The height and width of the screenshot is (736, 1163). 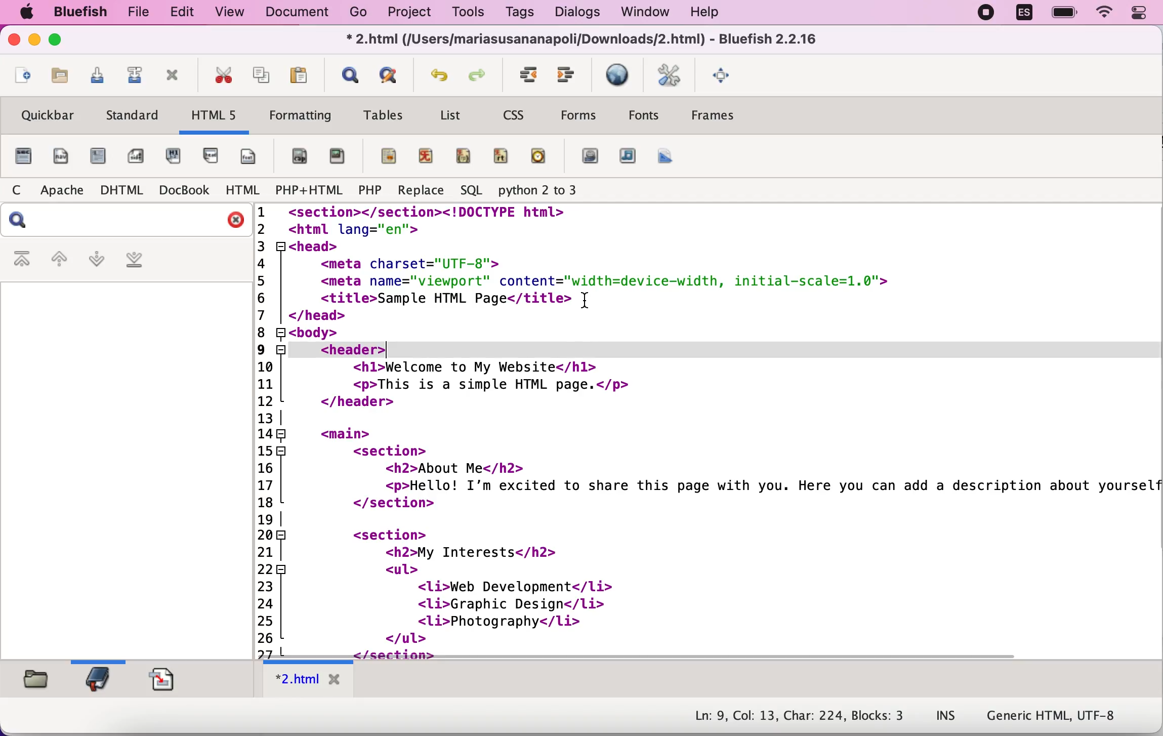 What do you see at coordinates (59, 260) in the screenshot?
I see `previous bookmark` at bounding box center [59, 260].